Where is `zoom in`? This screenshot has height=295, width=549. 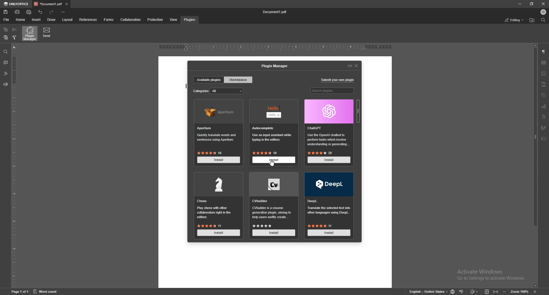 zoom in is located at coordinates (535, 292).